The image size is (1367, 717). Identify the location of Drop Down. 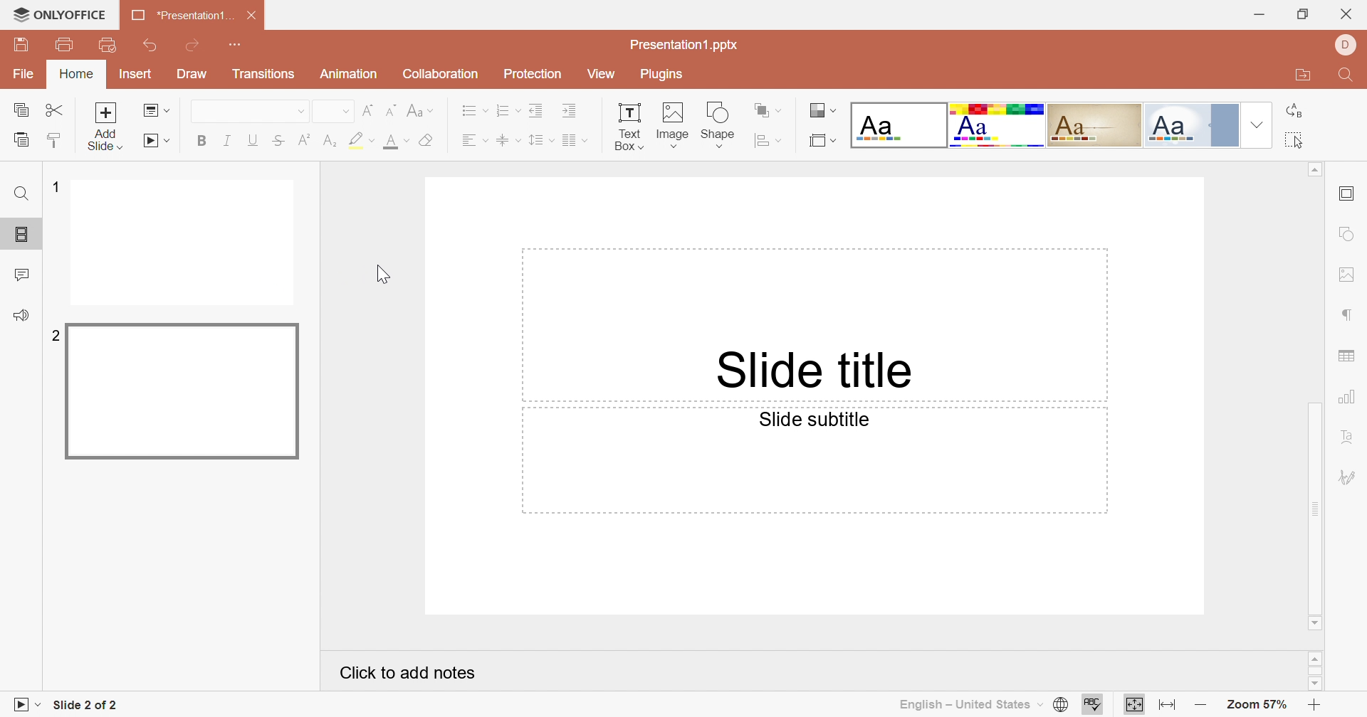
(39, 701).